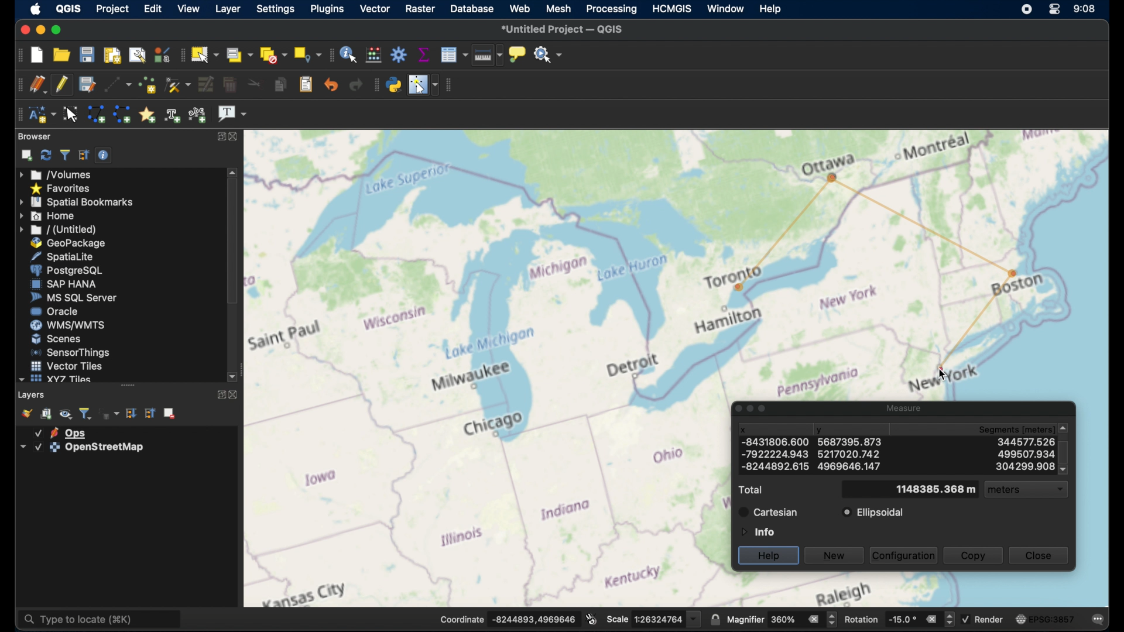  Describe the element at coordinates (239, 54) in the screenshot. I see `select features by value` at that location.